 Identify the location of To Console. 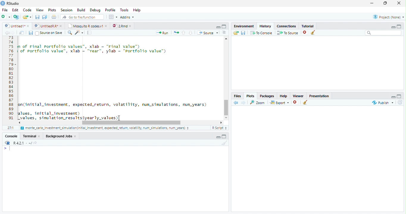
(261, 33).